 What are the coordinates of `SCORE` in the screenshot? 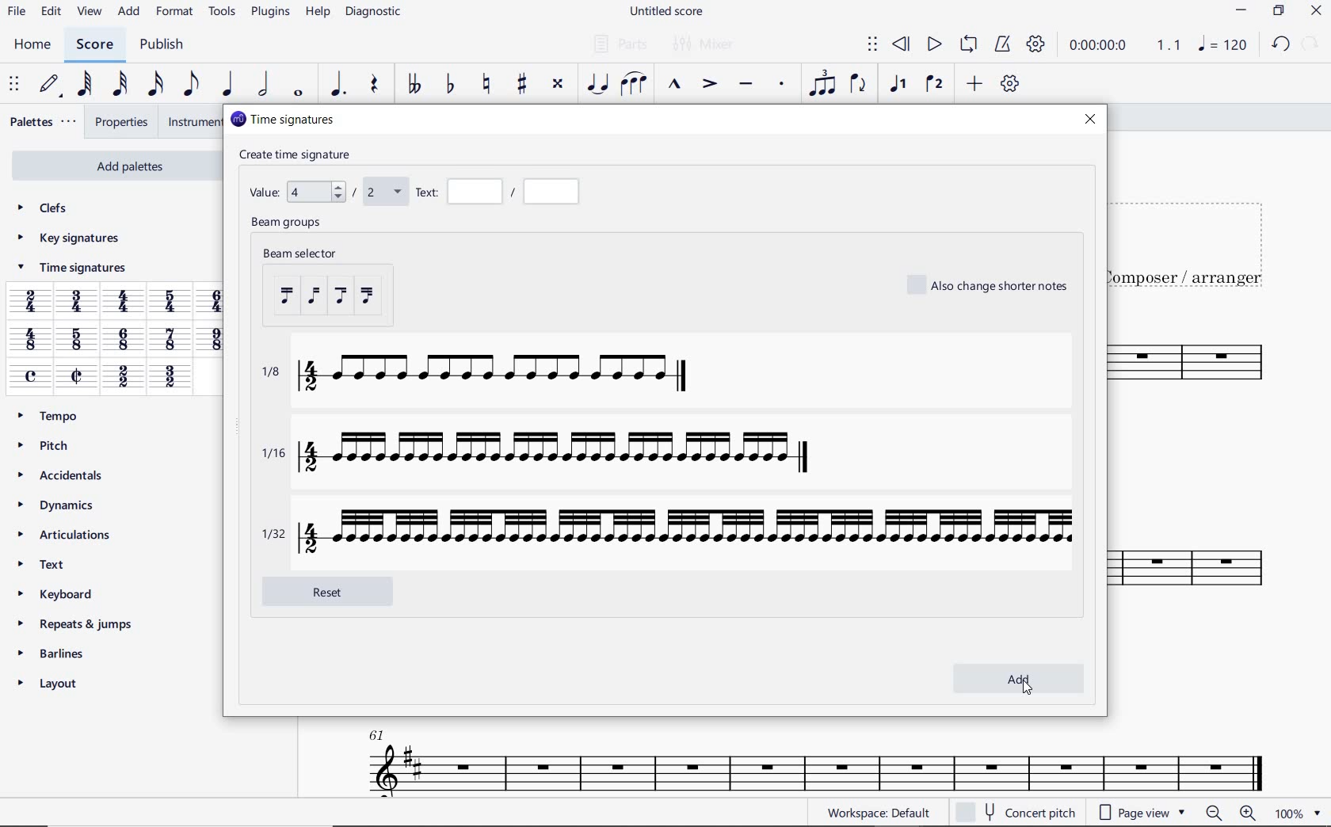 It's located at (94, 45).